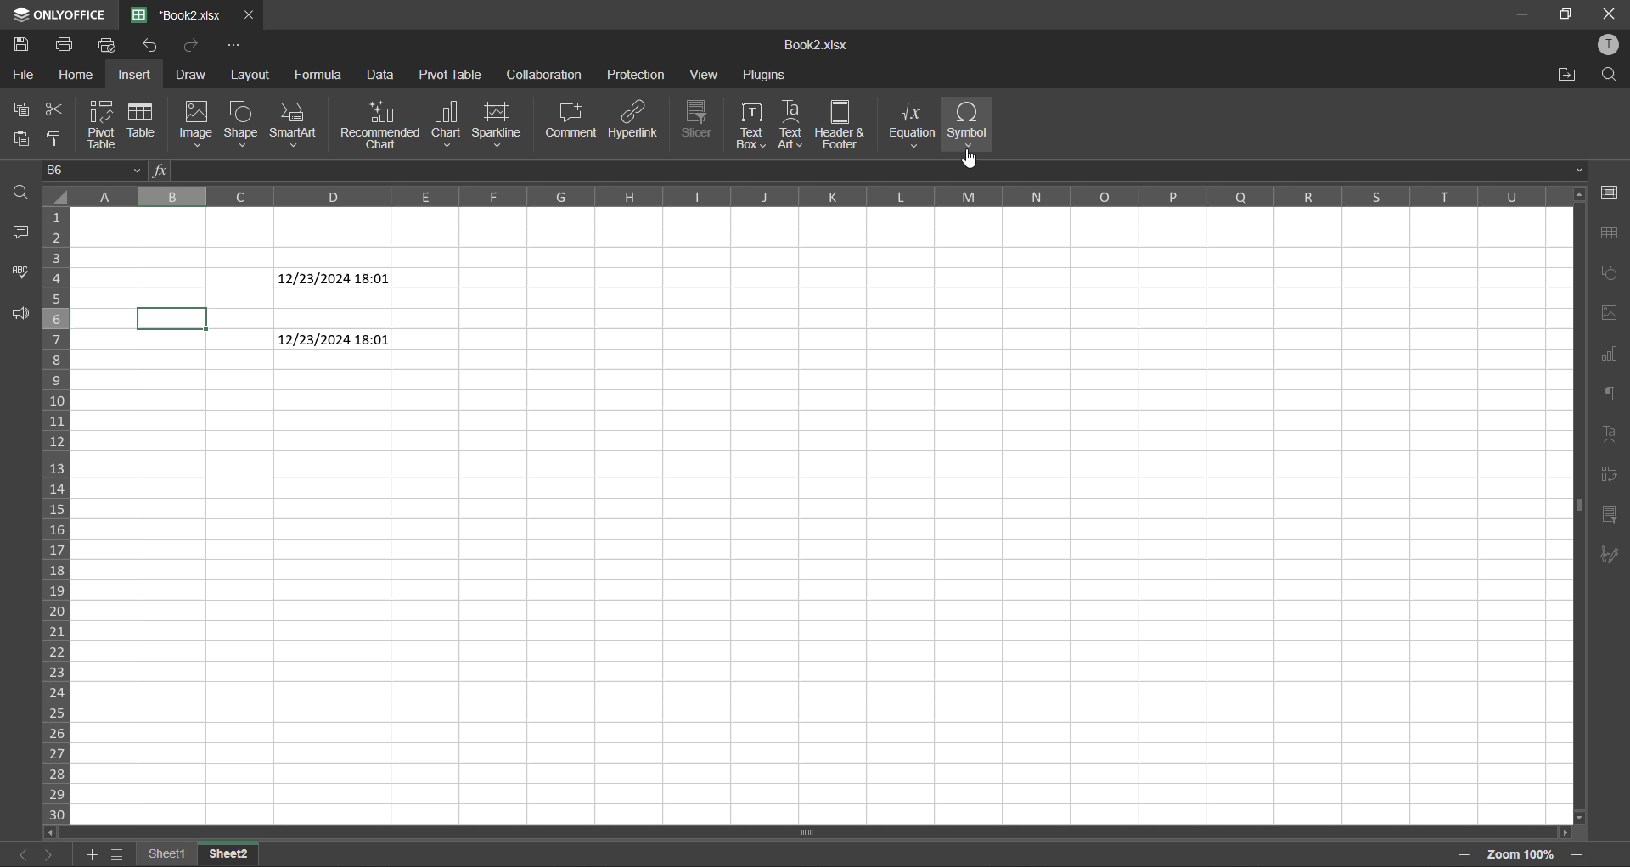 This screenshot has height=867, width=1630. I want to click on symbol, so click(968, 125).